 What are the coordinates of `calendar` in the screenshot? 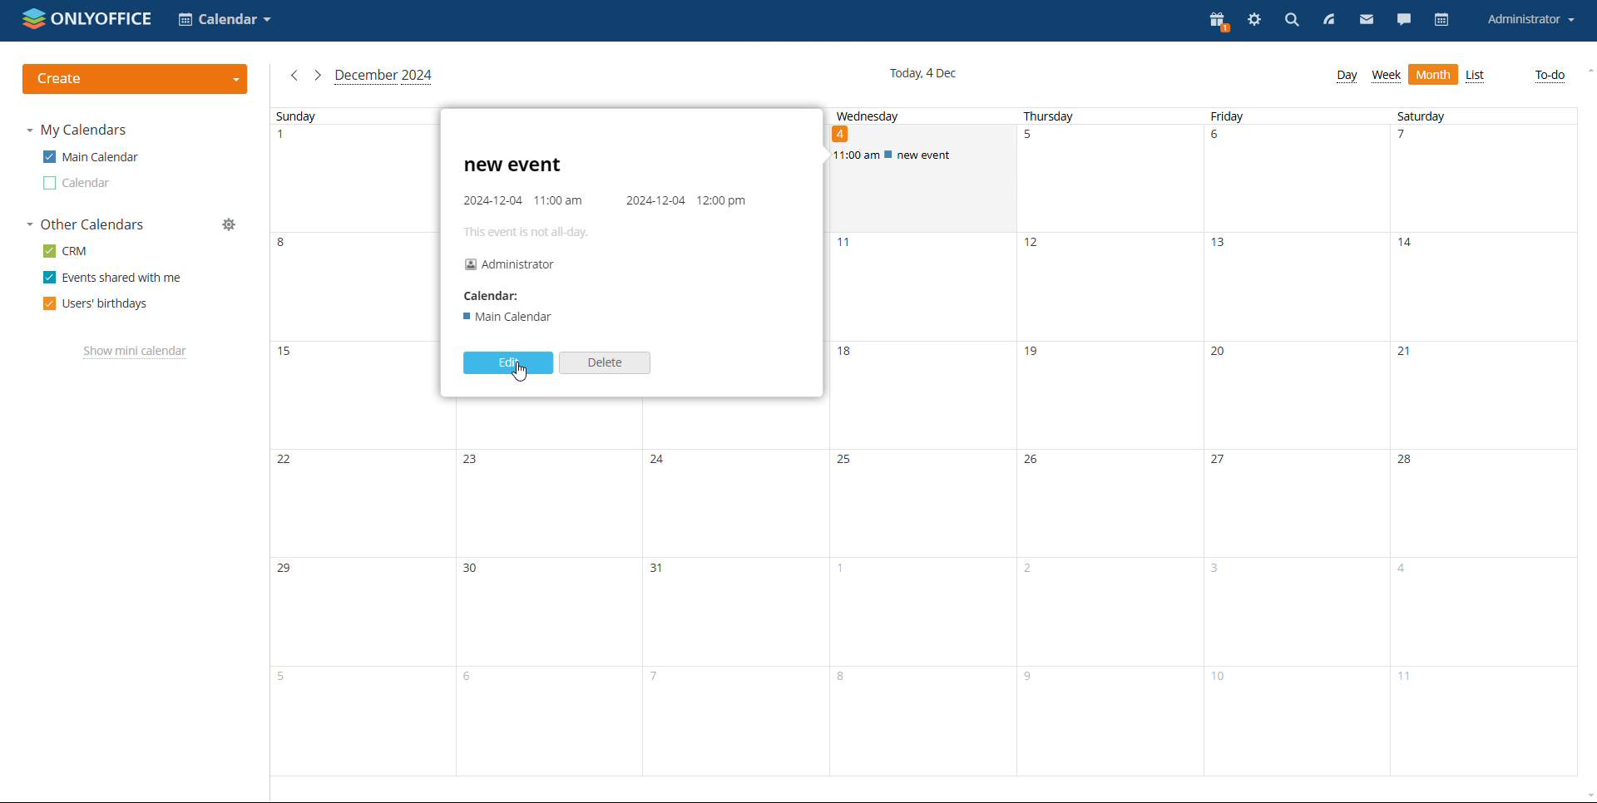 It's located at (76, 184).